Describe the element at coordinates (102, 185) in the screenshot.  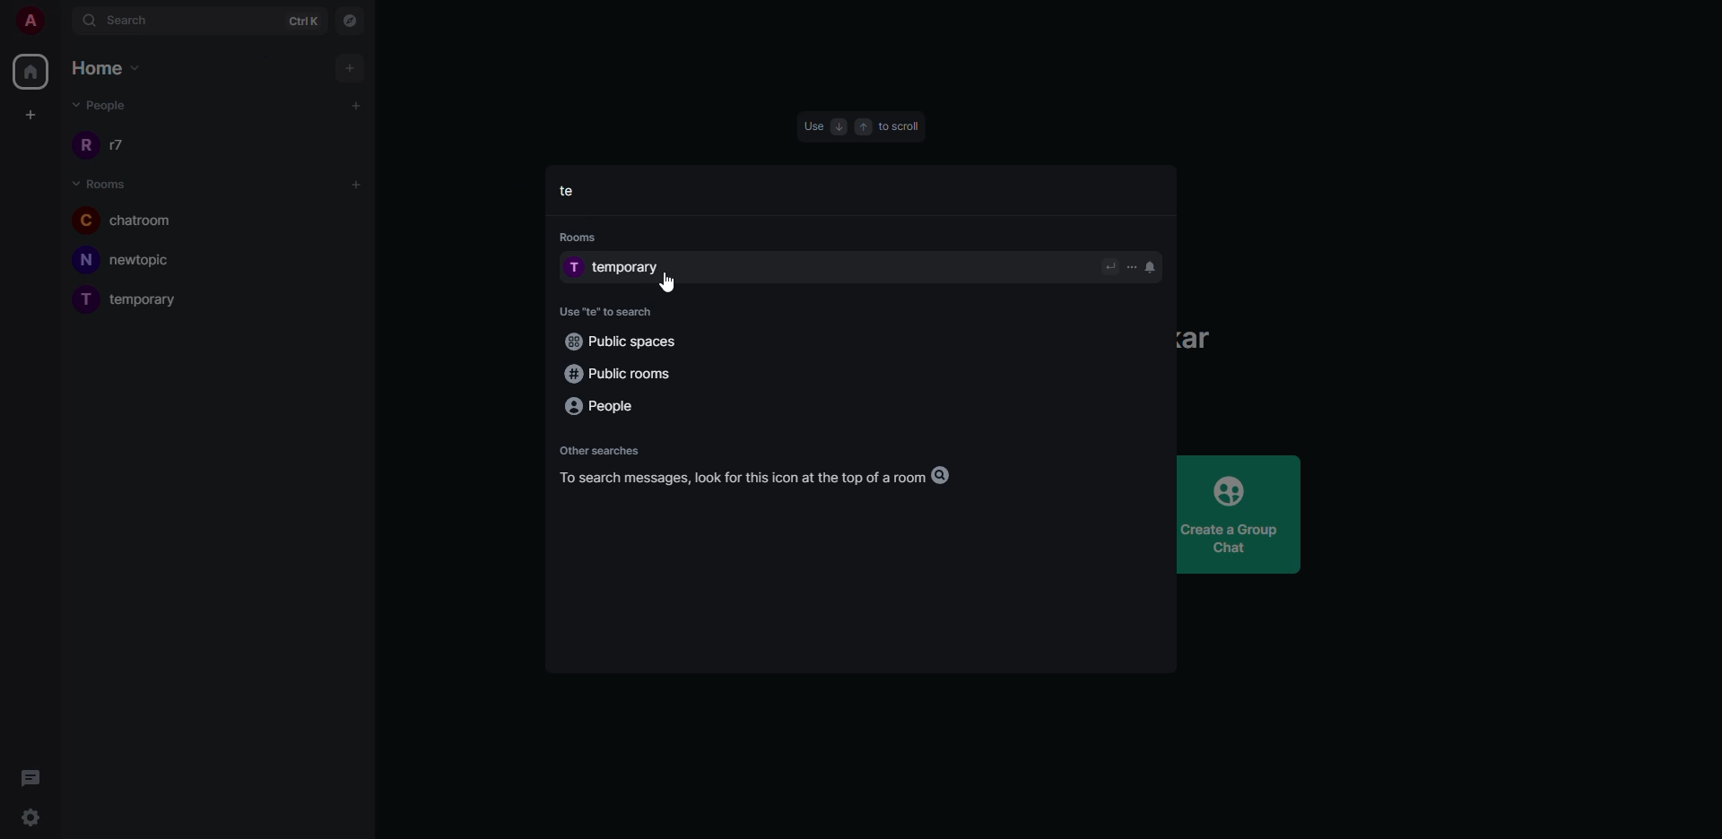
I see `rooms` at that location.